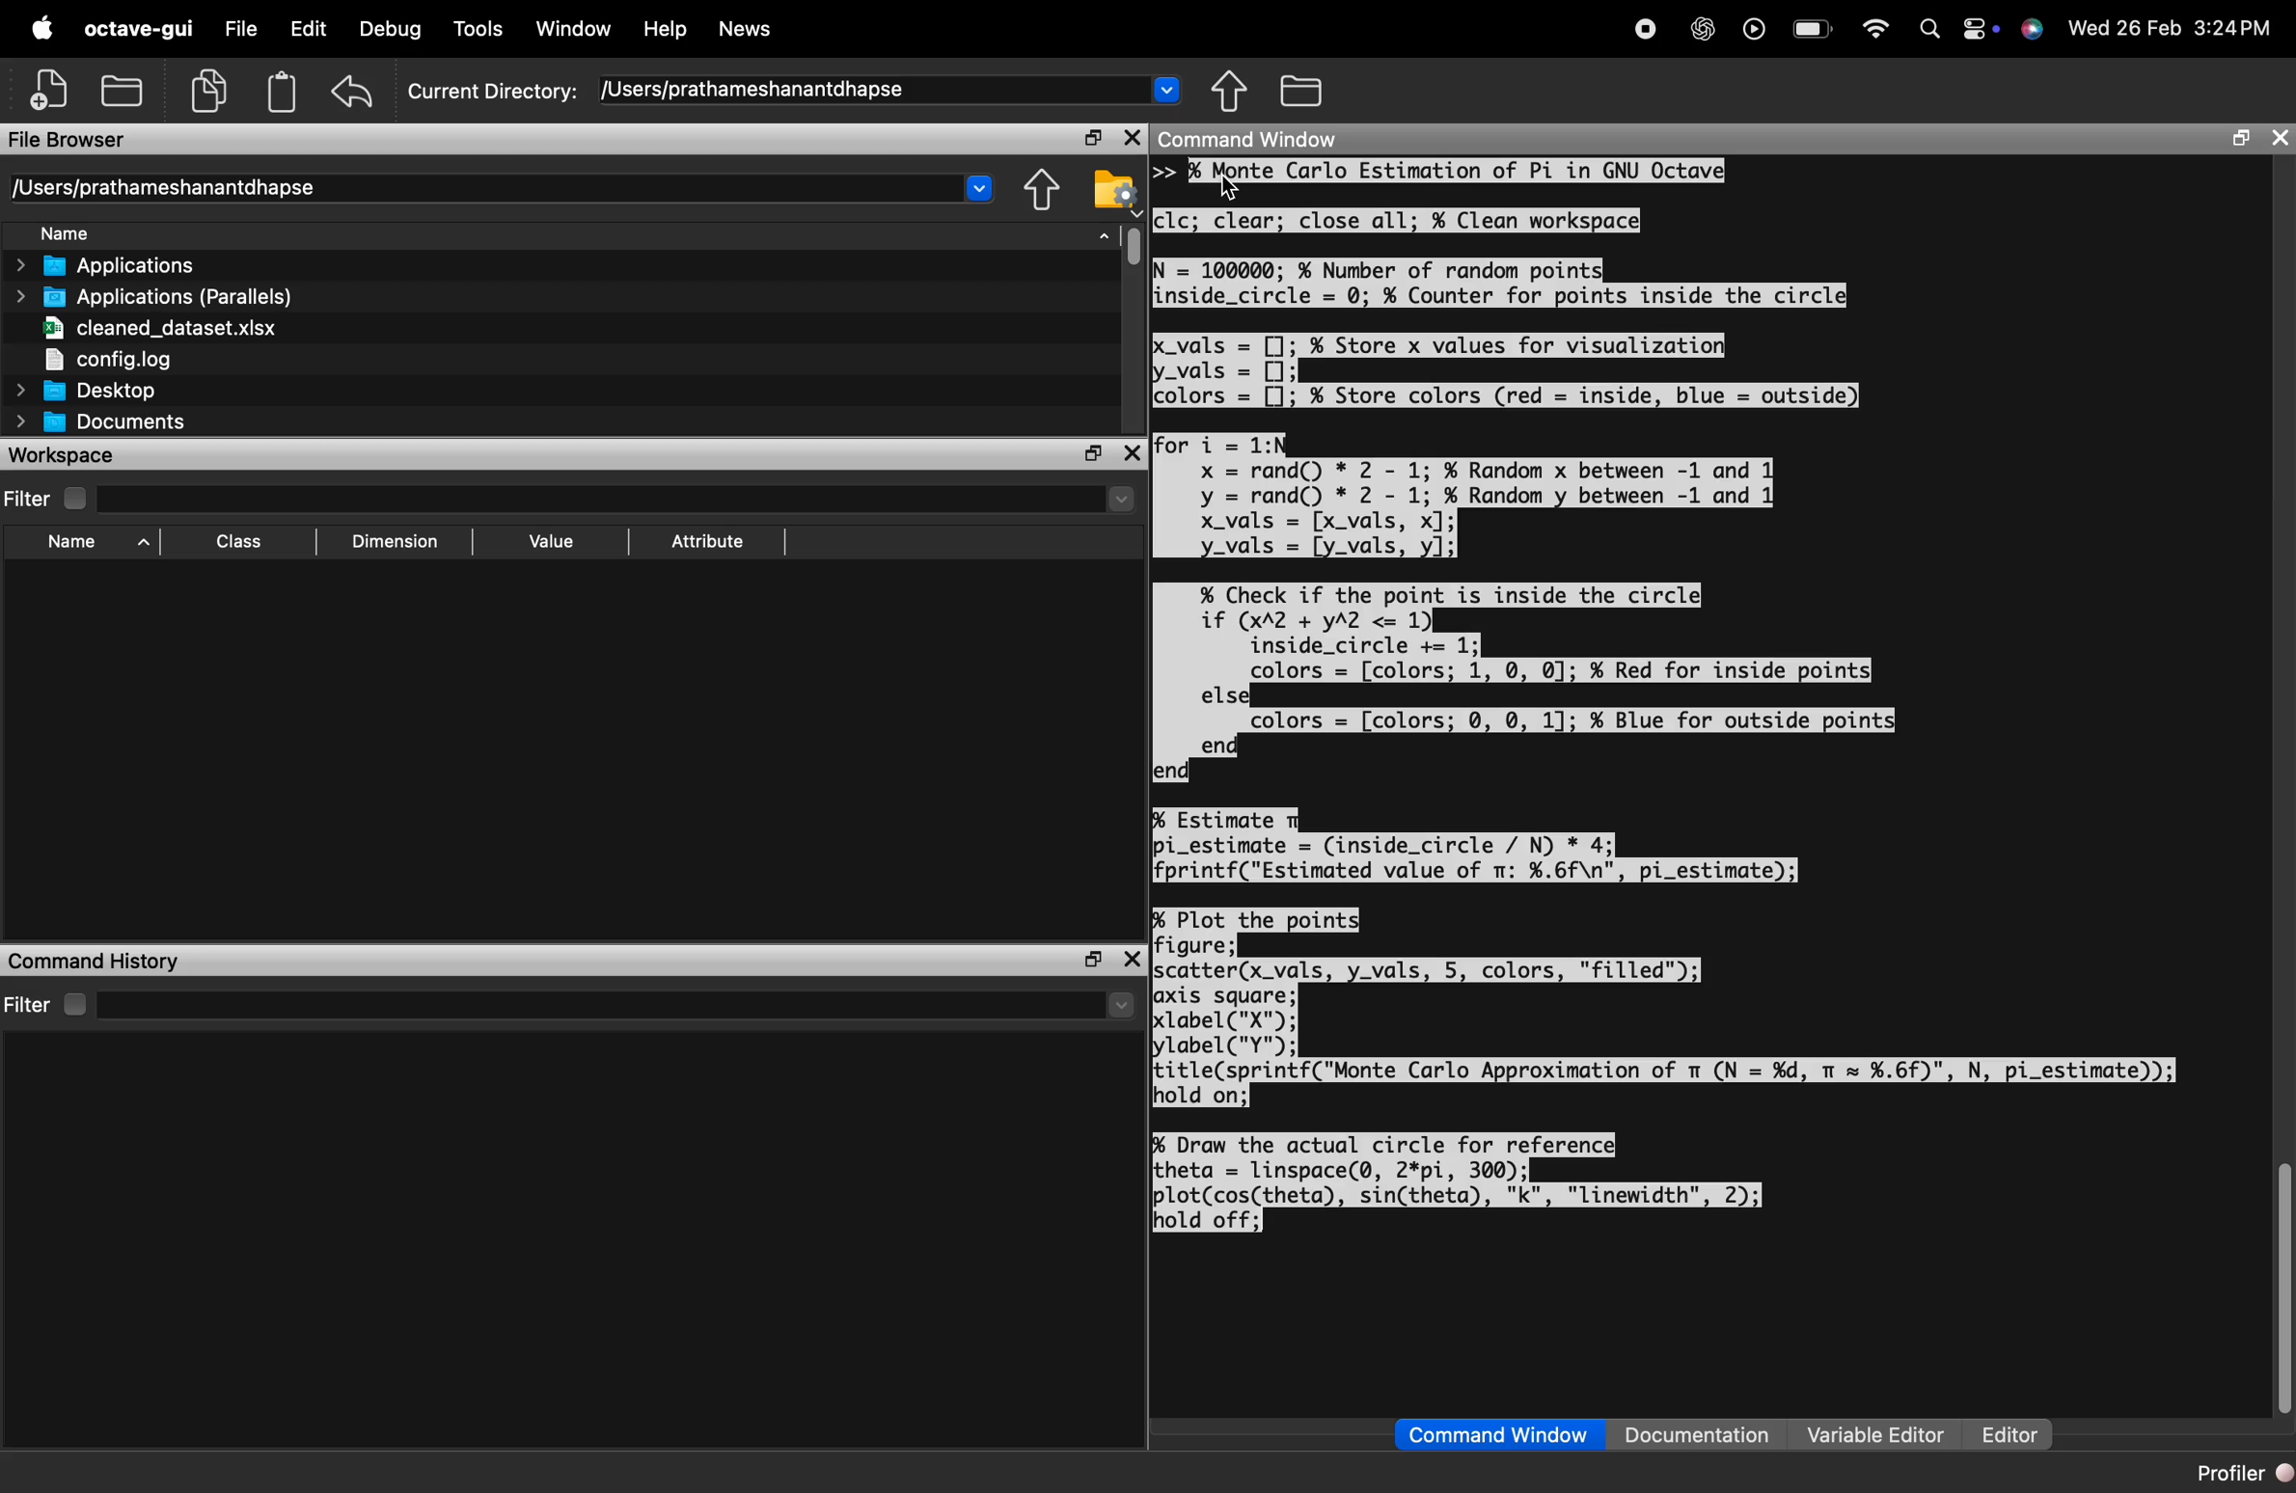  What do you see at coordinates (1090, 139) in the screenshot?
I see `Maximize` at bounding box center [1090, 139].